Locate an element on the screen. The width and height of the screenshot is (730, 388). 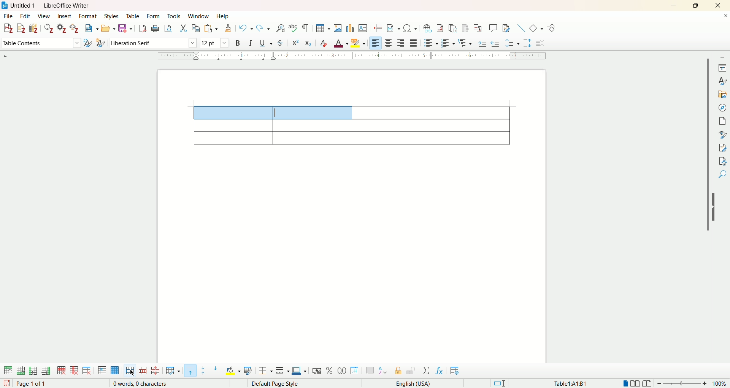
update selected style is located at coordinates (87, 43).